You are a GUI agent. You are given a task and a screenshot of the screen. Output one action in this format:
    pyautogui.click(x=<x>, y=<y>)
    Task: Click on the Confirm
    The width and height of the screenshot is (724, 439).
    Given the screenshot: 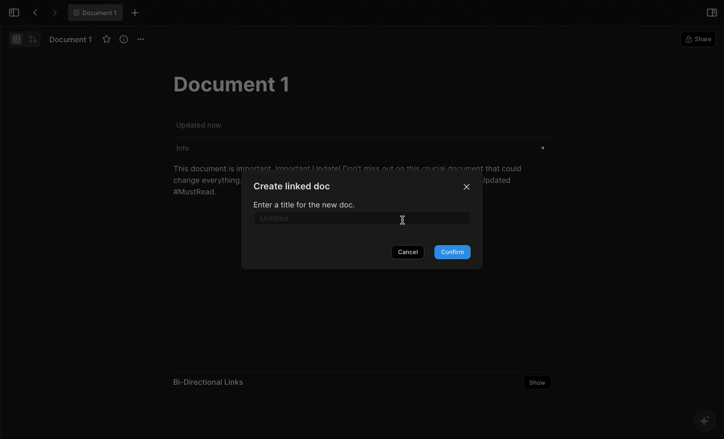 What is the action you would take?
    pyautogui.click(x=452, y=252)
    